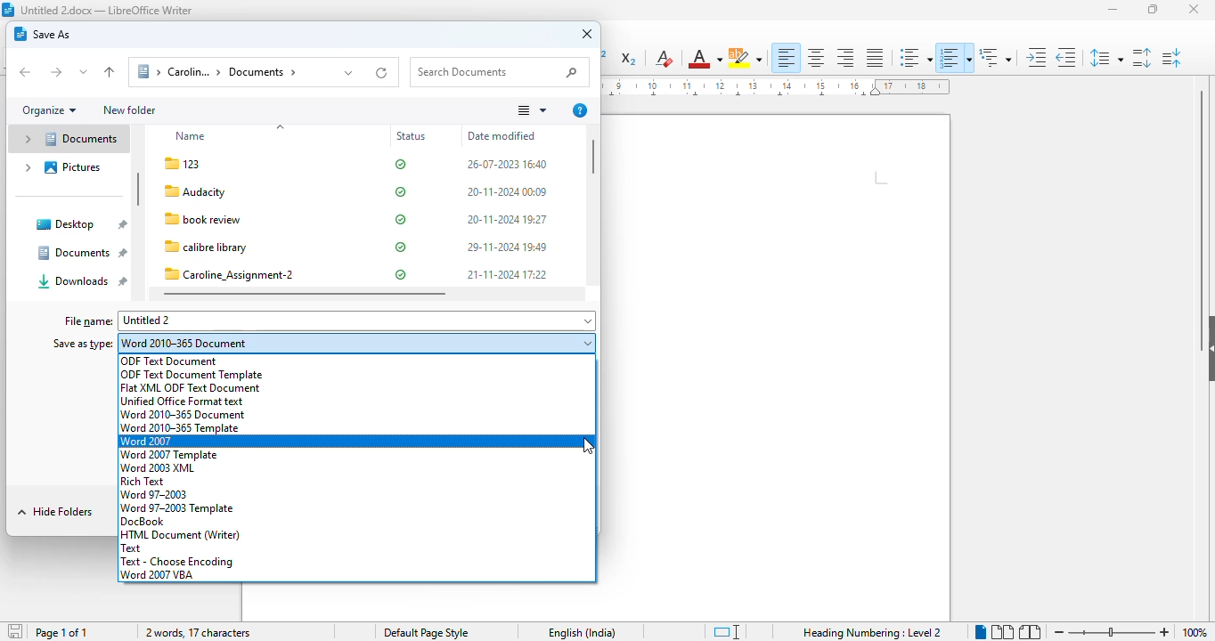  I want to click on word 2010-365 document, so click(184, 414).